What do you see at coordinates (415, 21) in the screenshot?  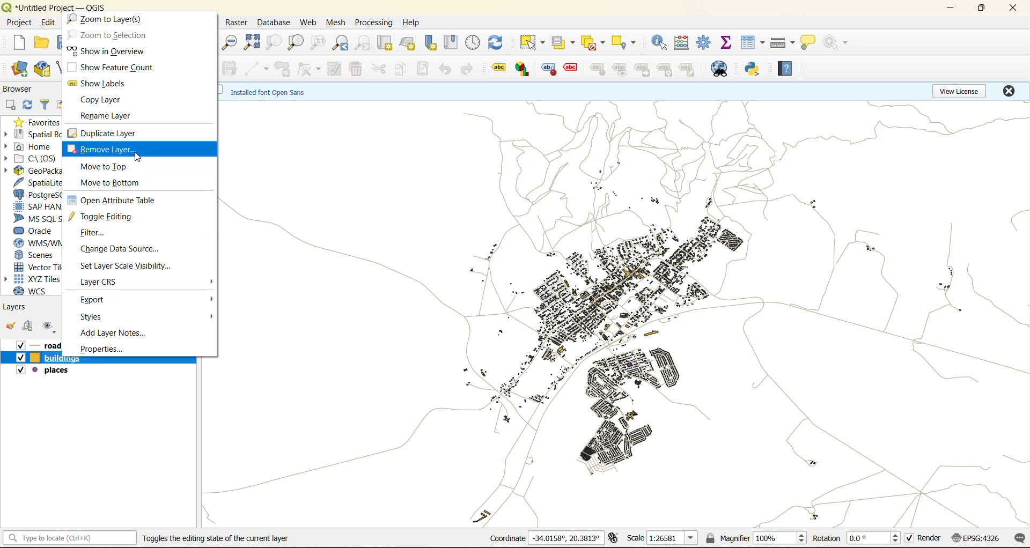 I see `help` at bounding box center [415, 21].